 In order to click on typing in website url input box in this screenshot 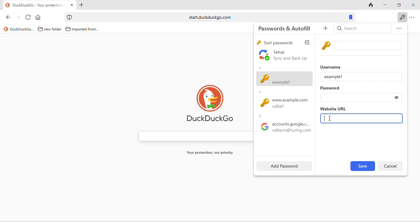, I will do `click(362, 119)`.